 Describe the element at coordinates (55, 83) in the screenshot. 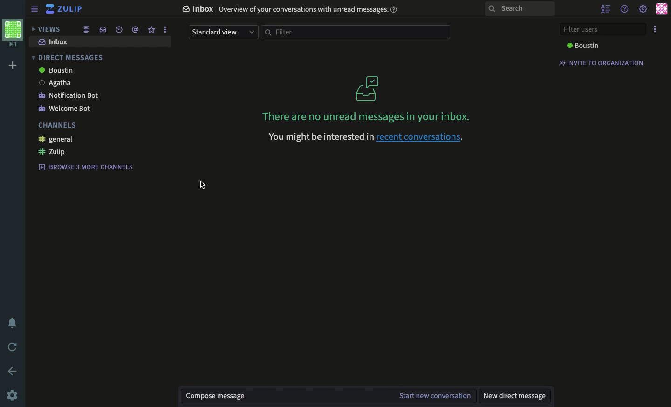

I see `Agatha` at that location.